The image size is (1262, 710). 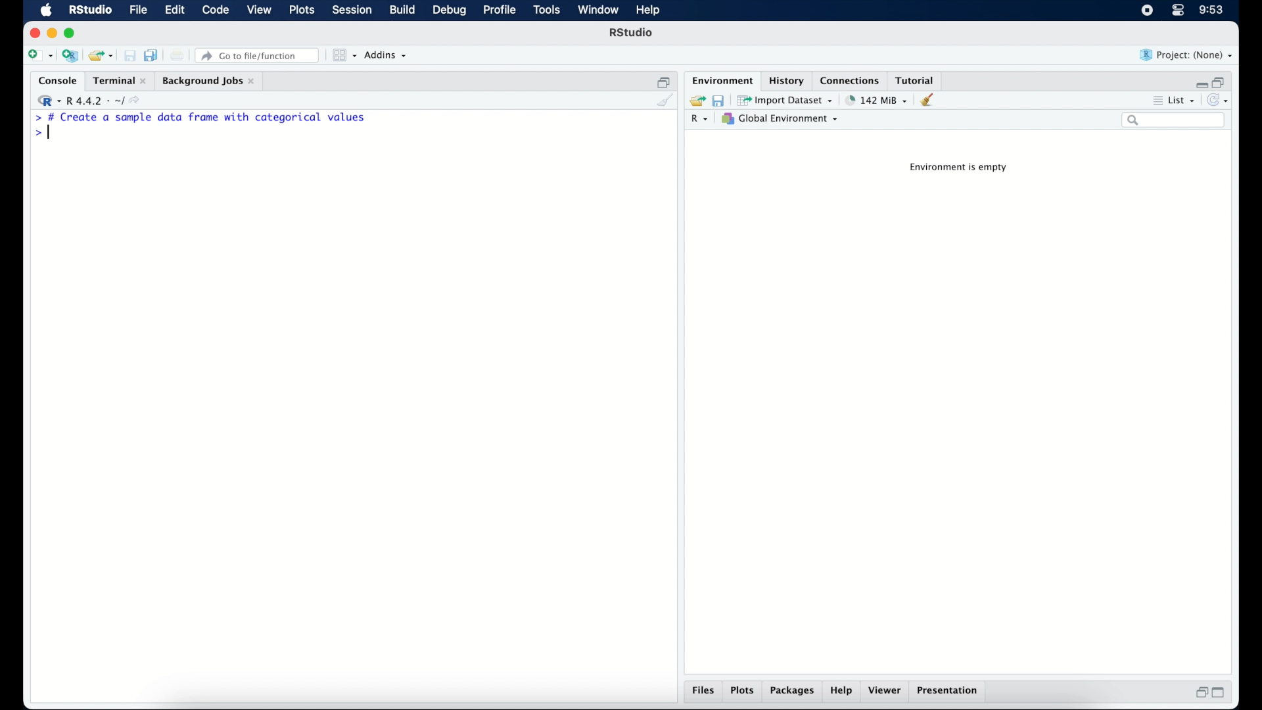 What do you see at coordinates (387, 56) in the screenshot?
I see `addins` at bounding box center [387, 56].